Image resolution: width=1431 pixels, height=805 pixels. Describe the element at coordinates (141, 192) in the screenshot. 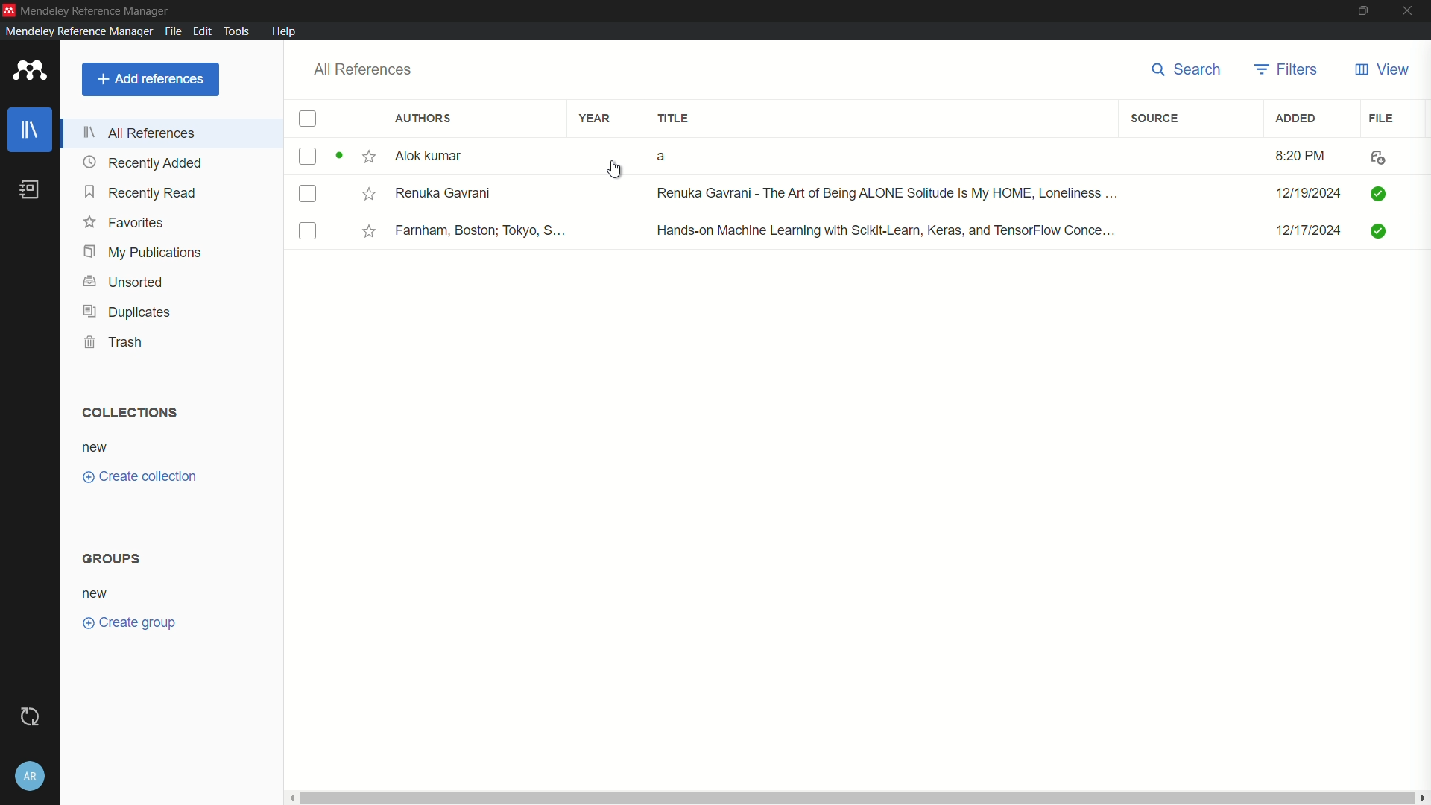

I see `recently read` at that location.